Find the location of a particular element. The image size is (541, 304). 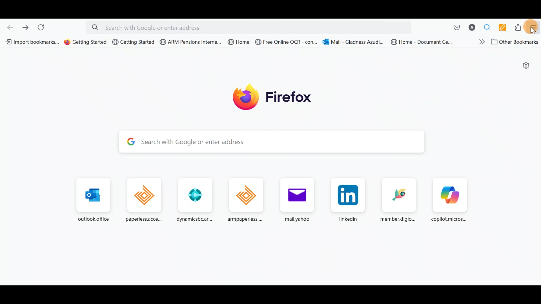

Show more bookmarks is located at coordinates (480, 41).